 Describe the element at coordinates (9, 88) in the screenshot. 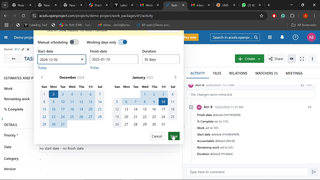

I see `work` at that location.